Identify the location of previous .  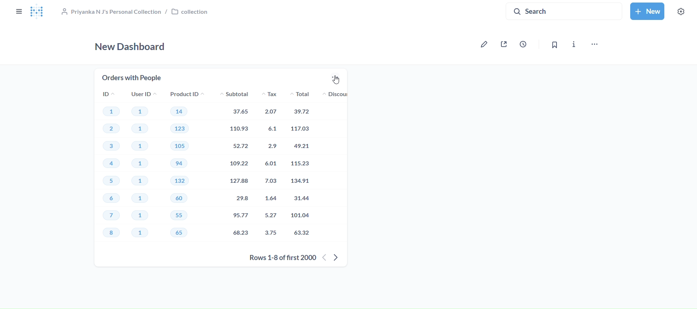
(325, 257).